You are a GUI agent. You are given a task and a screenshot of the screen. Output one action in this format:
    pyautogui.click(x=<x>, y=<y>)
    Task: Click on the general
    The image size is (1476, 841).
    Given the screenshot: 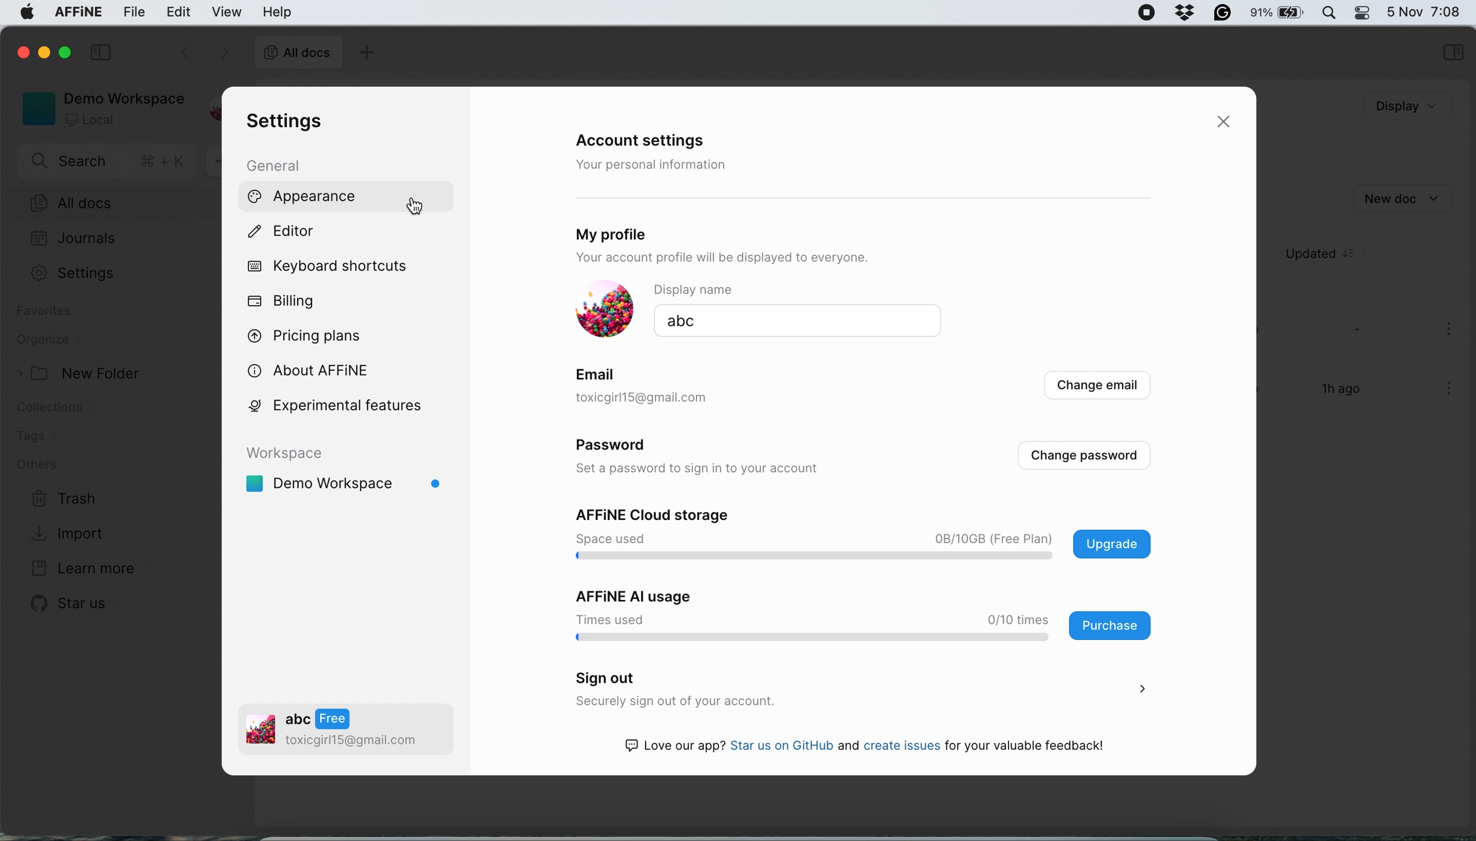 What is the action you would take?
    pyautogui.click(x=275, y=166)
    